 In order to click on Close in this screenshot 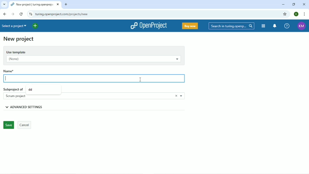, I will do `click(304, 4)`.